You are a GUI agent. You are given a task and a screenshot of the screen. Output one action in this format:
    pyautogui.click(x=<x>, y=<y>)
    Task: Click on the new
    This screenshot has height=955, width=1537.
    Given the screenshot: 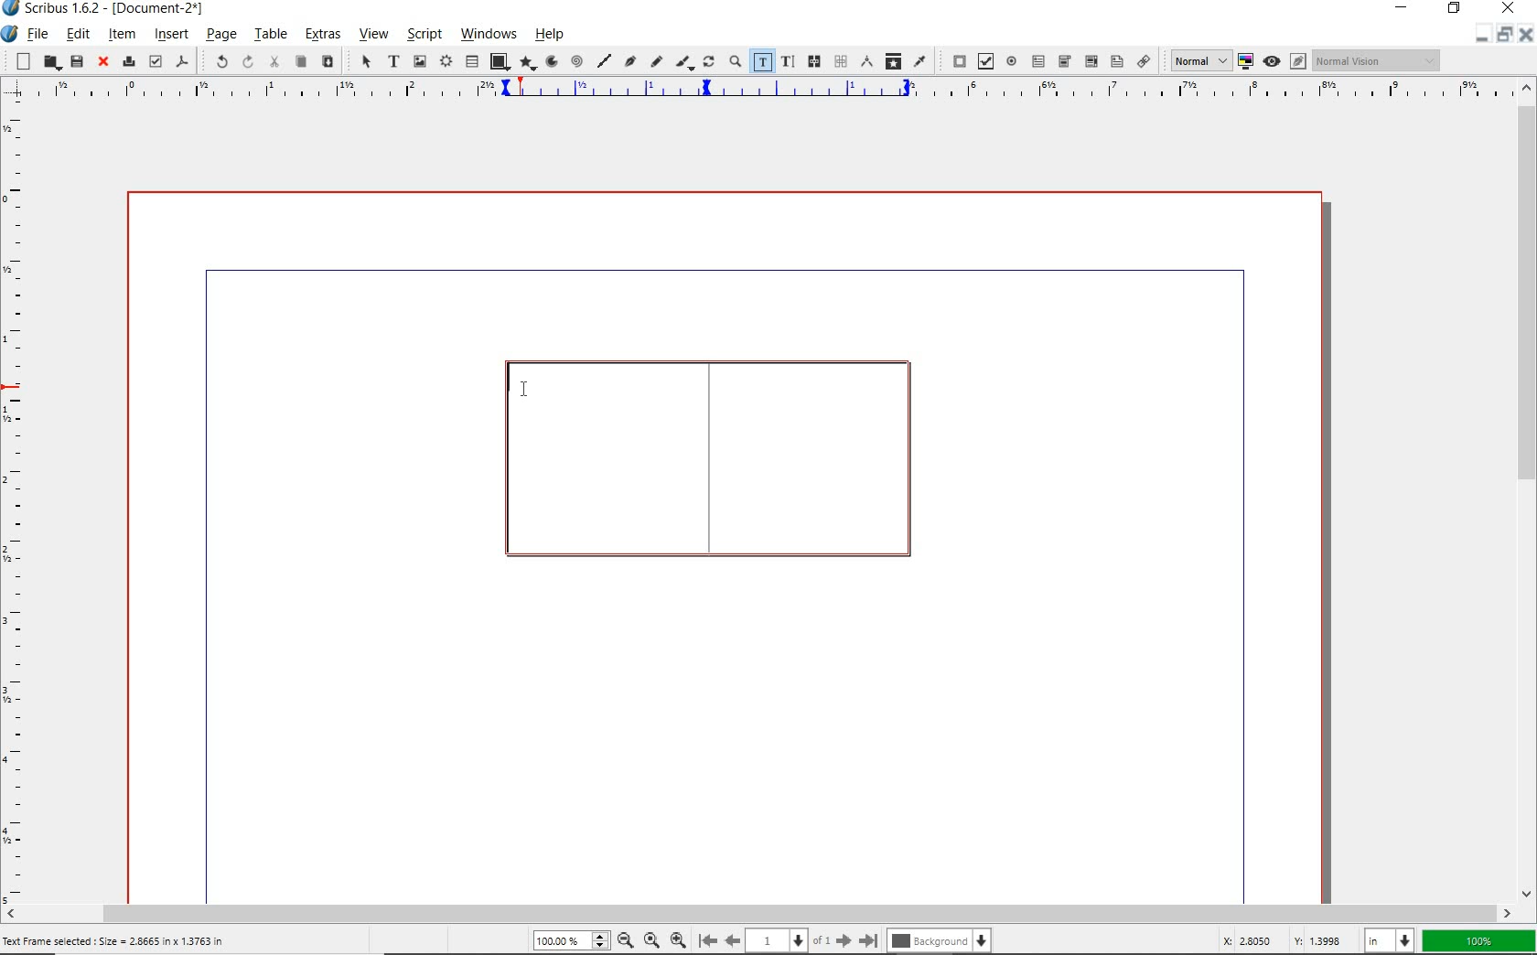 What is the action you would take?
    pyautogui.click(x=20, y=61)
    